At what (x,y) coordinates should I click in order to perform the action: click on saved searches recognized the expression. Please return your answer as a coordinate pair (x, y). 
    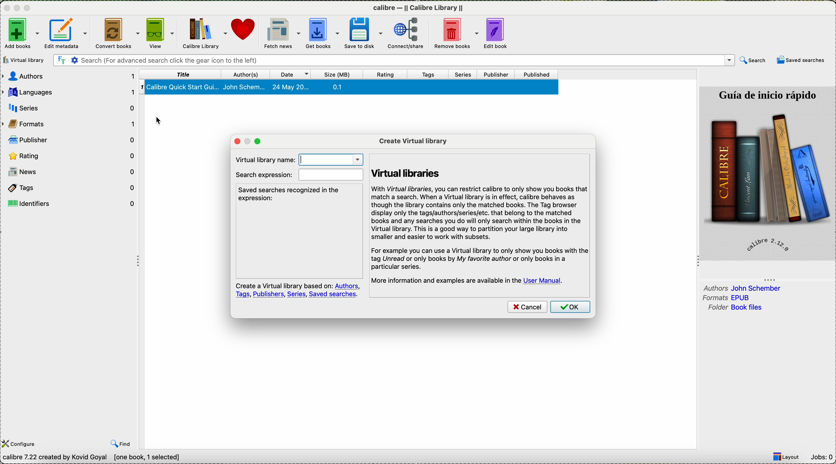
    Looking at the image, I should click on (291, 194).